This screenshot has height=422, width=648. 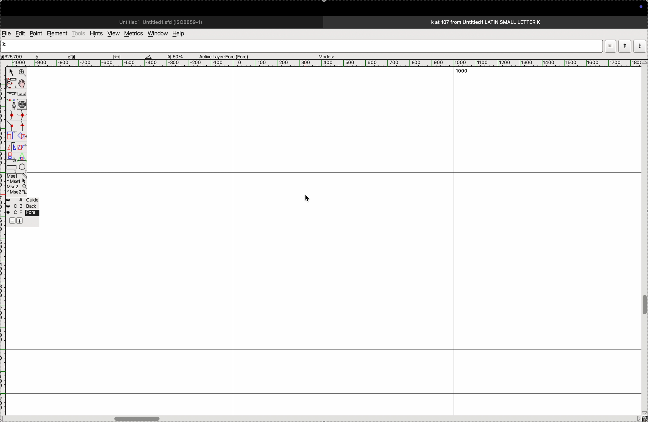 What do you see at coordinates (7, 45) in the screenshot?
I see `K` at bounding box center [7, 45].